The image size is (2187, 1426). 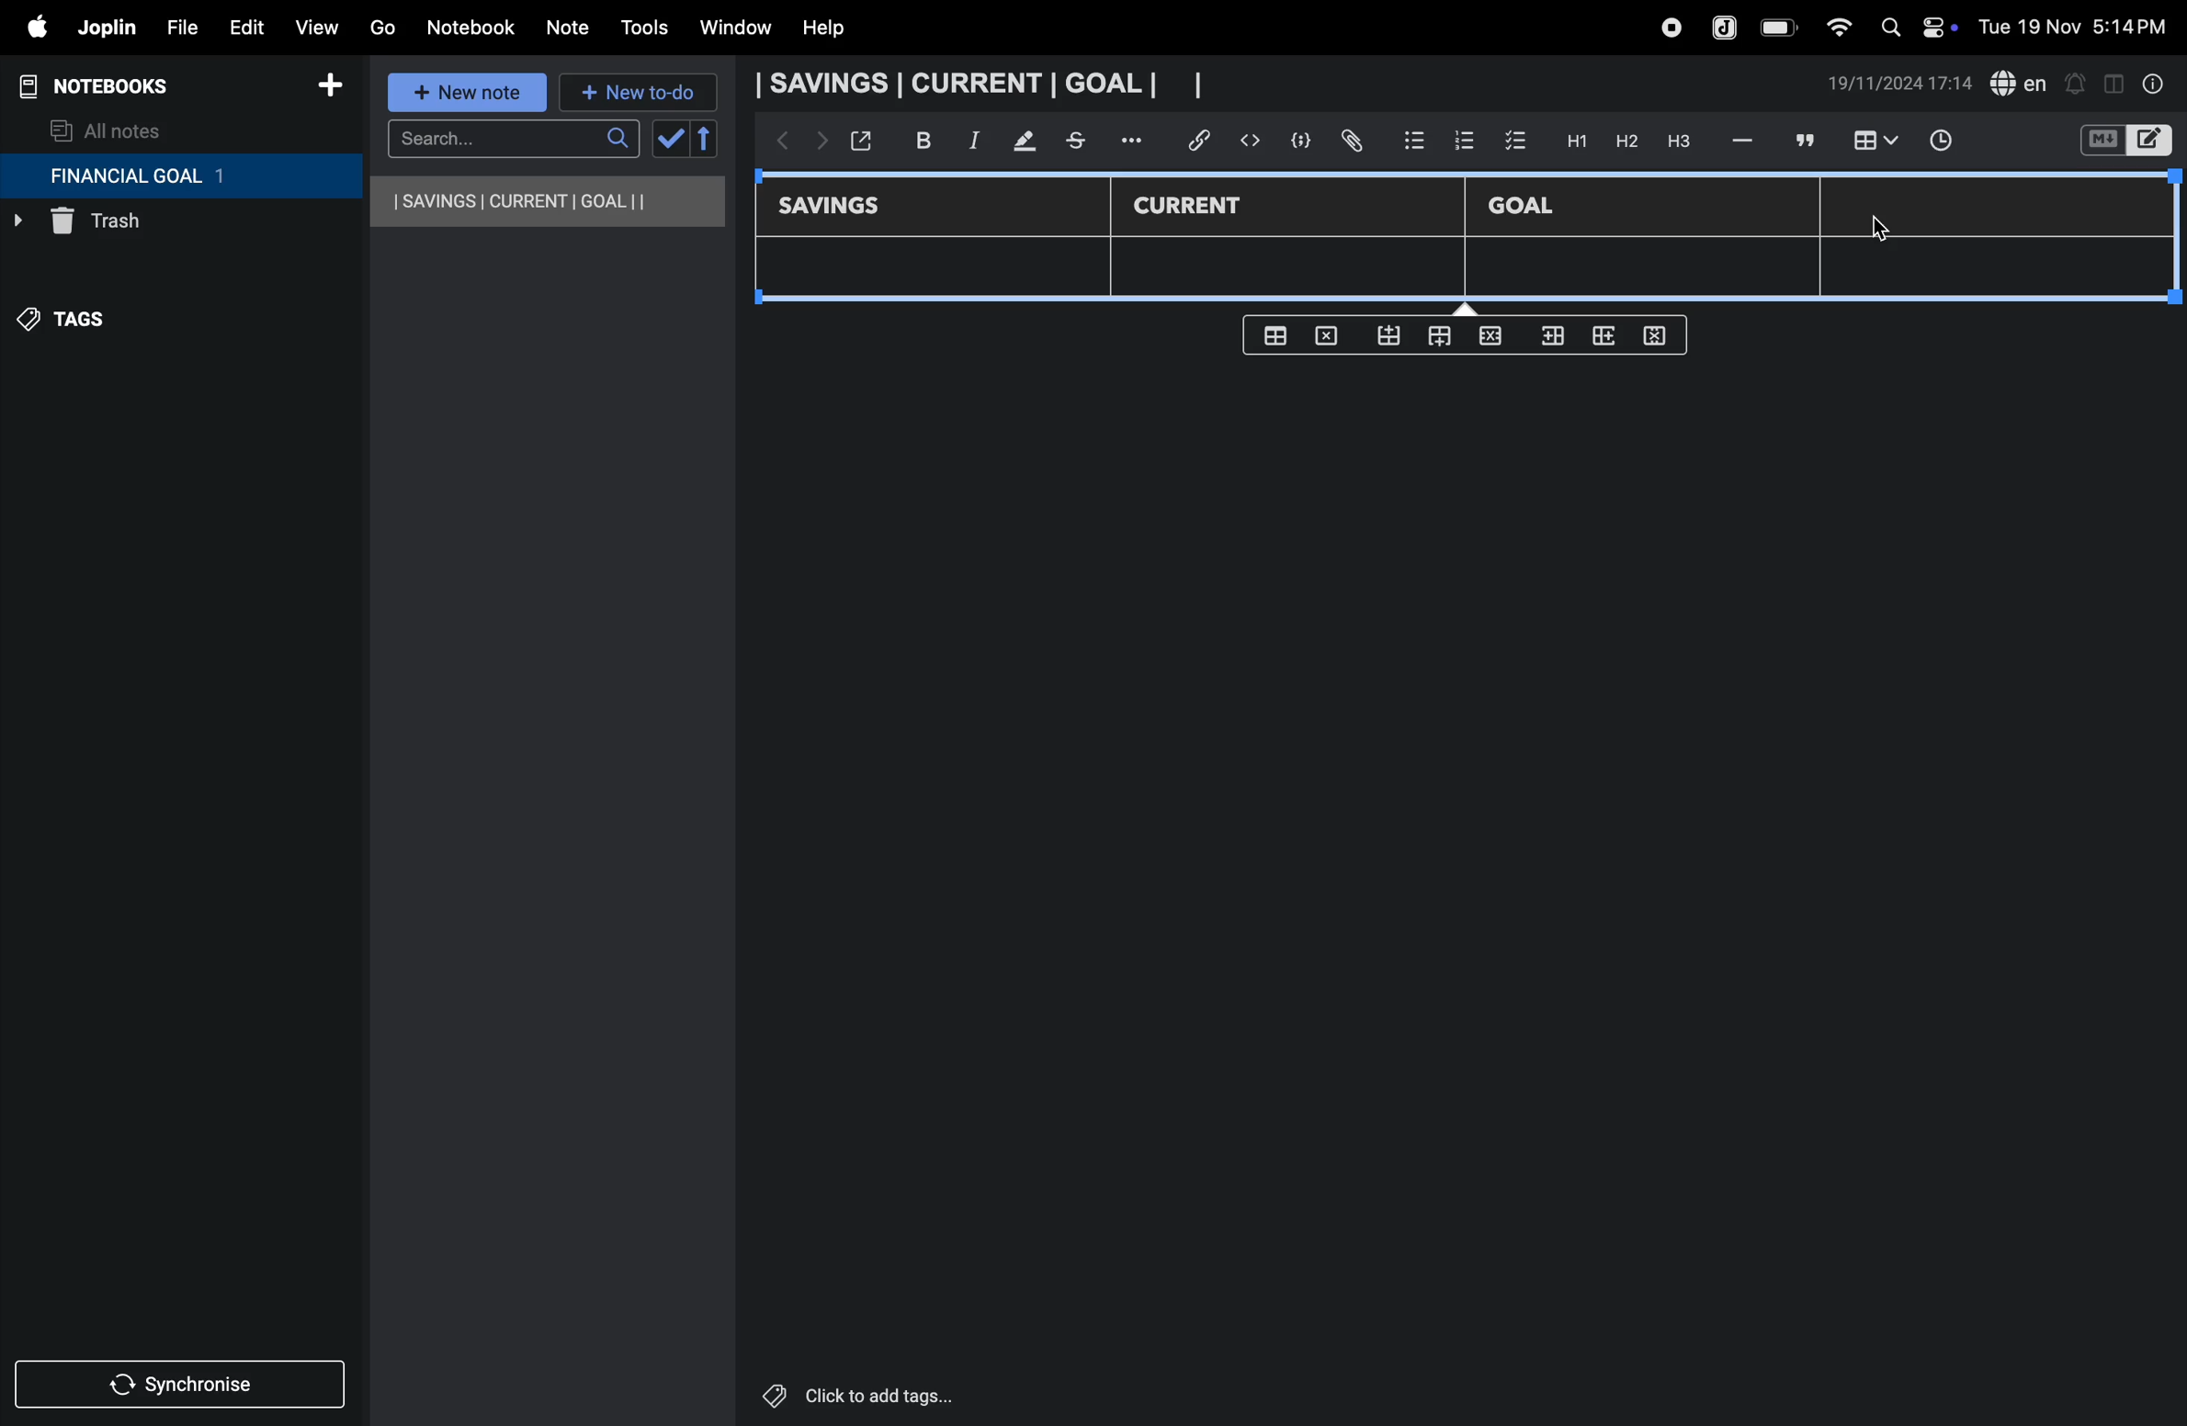 I want to click on hifen, so click(x=1745, y=140).